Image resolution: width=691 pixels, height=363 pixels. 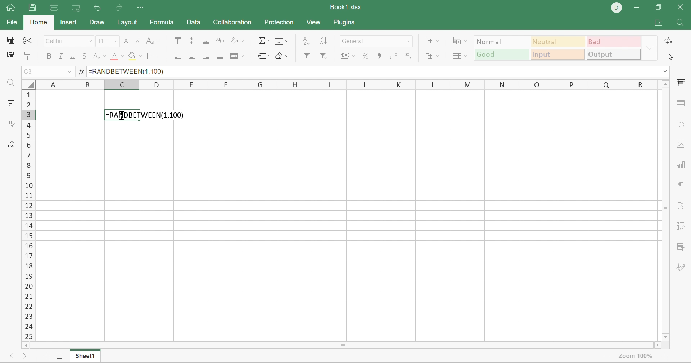 I want to click on Output, so click(x=614, y=54).